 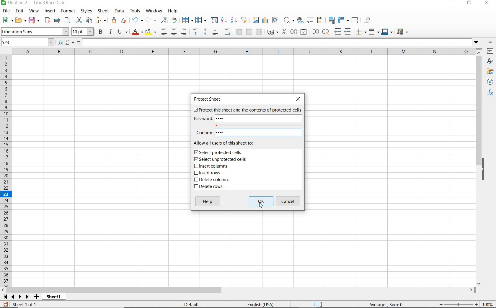 I want to click on WINDOW, so click(x=154, y=11).